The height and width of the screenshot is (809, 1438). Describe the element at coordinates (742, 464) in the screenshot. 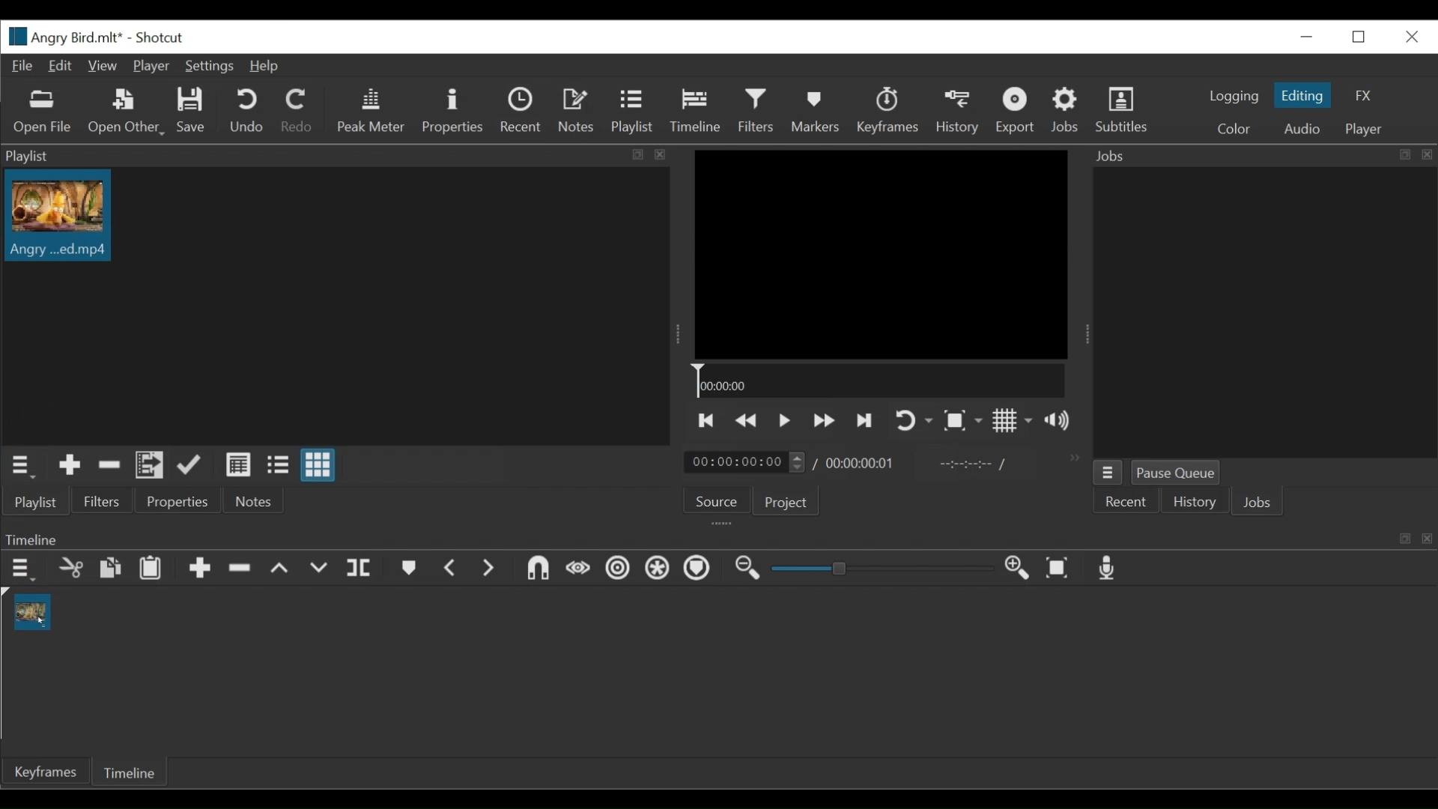

I see `timing` at that location.